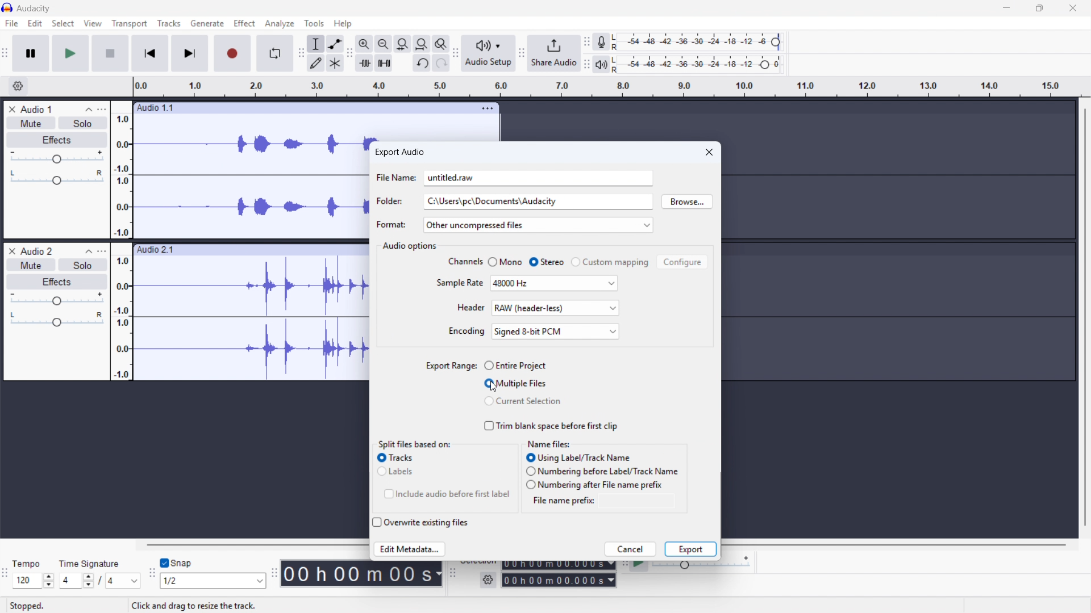  Describe the element at coordinates (335, 44) in the screenshot. I see `Envelope tool ` at that location.